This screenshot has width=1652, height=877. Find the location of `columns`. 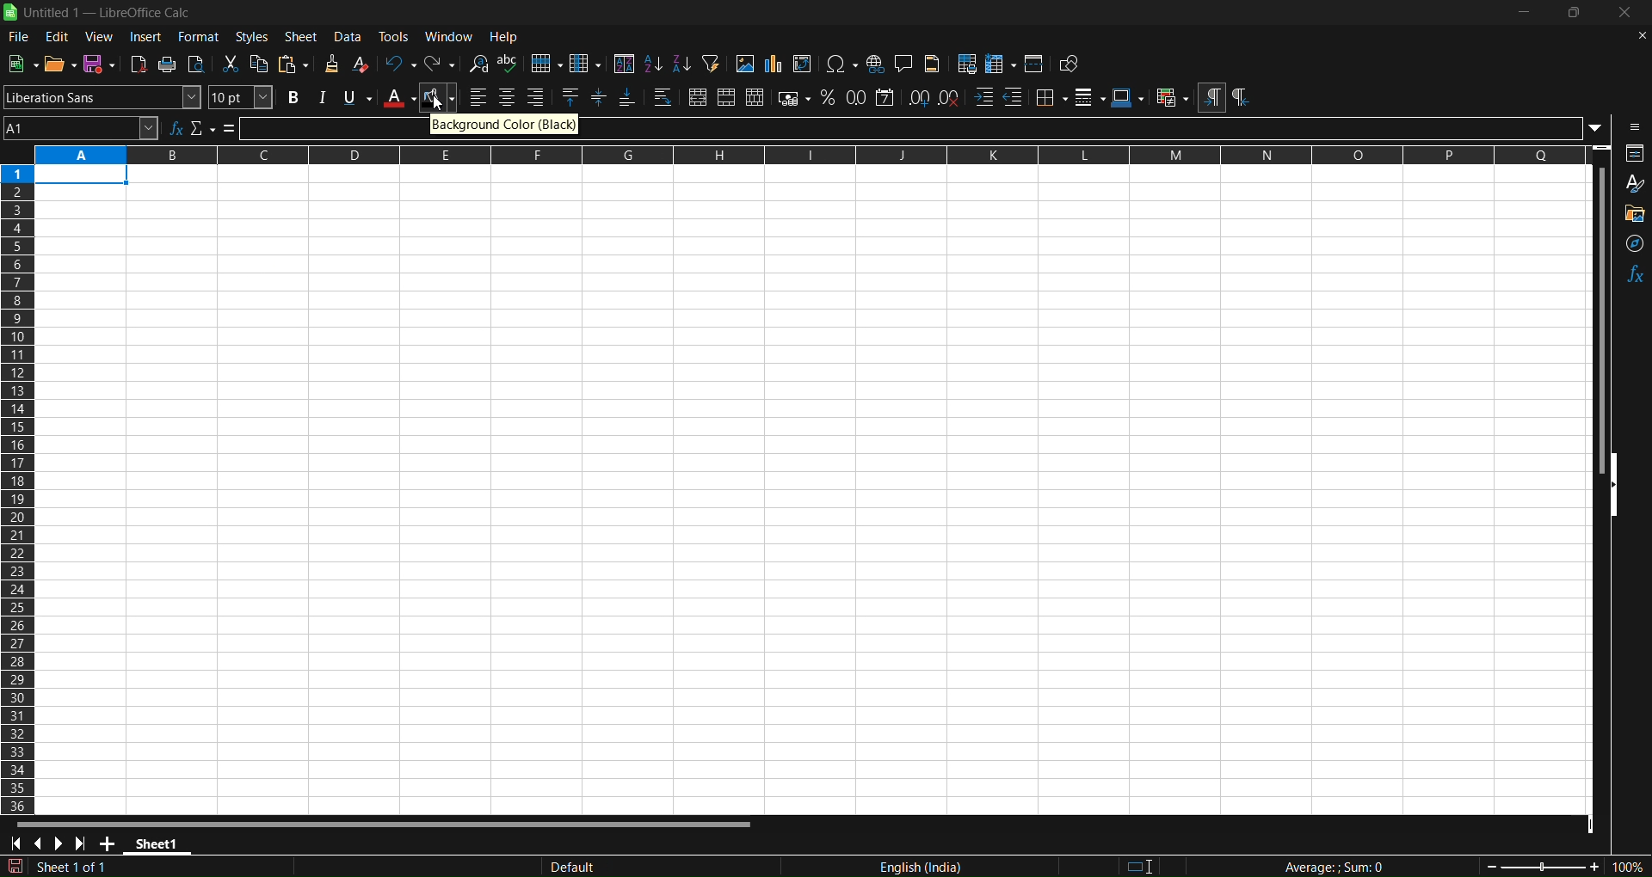

columns is located at coordinates (21, 497).